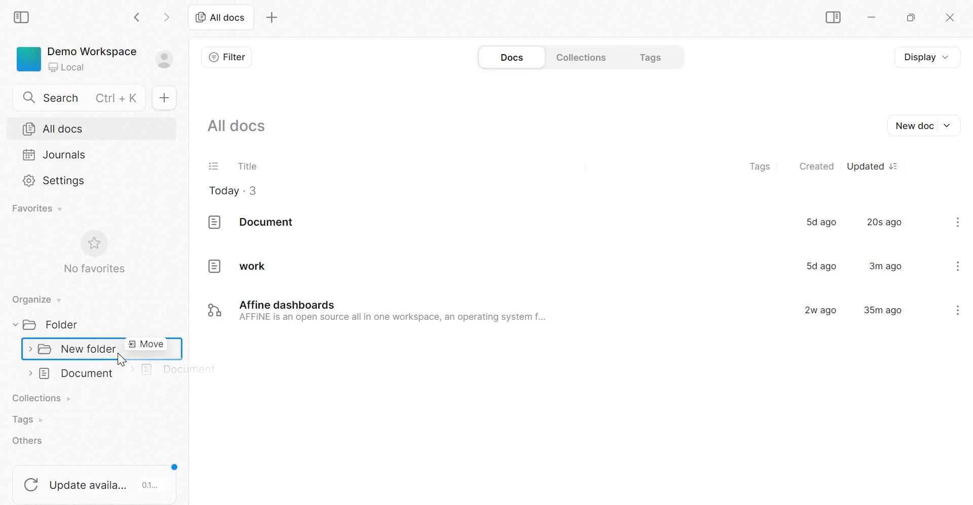 The width and height of the screenshot is (973, 505). Describe the element at coordinates (761, 165) in the screenshot. I see `tags` at that location.